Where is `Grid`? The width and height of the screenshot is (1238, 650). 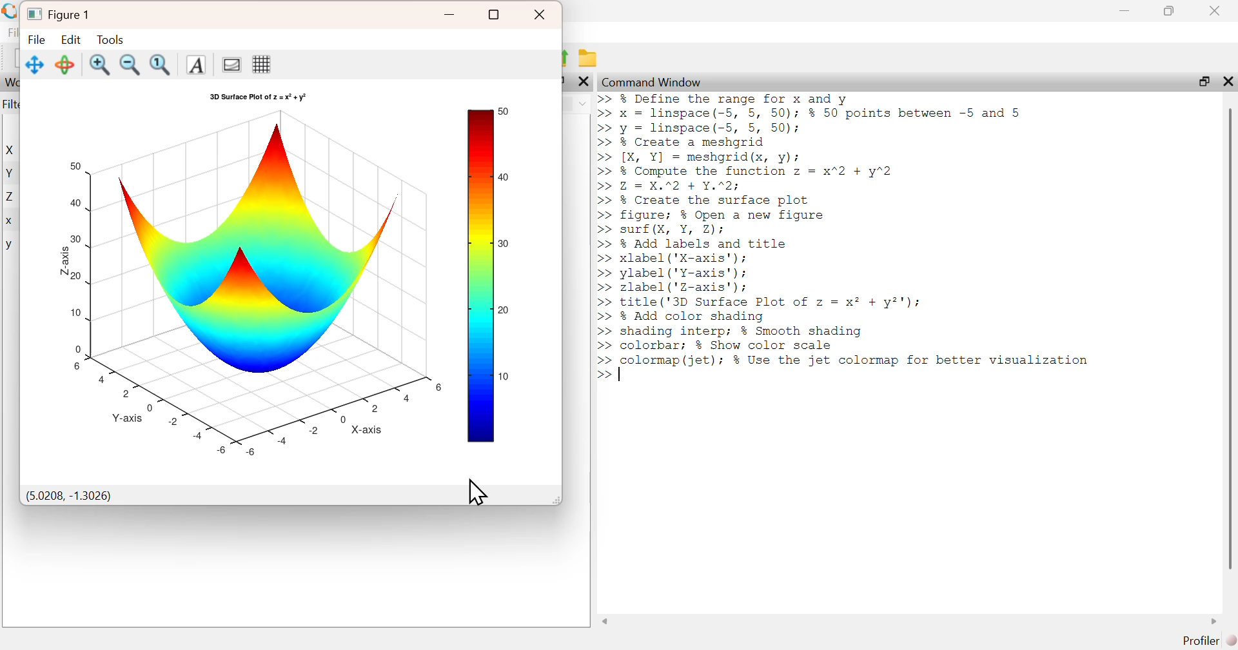
Grid is located at coordinates (261, 64).